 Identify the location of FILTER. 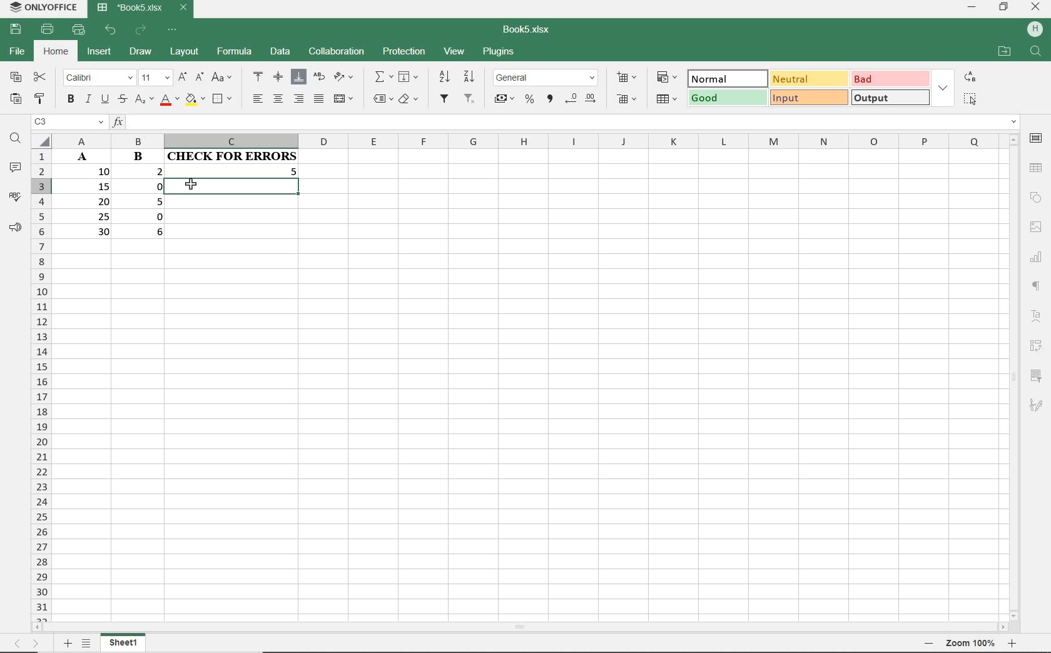
(446, 101).